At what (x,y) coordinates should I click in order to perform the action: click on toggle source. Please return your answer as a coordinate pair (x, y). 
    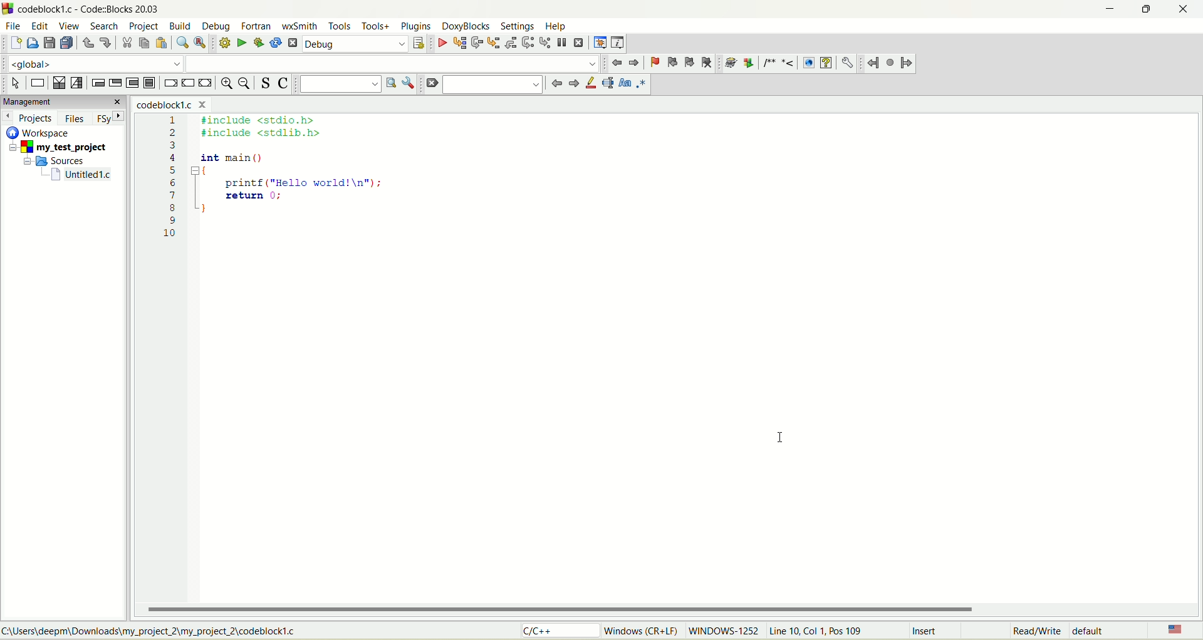
    Looking at the image, I should click on (266, 83).